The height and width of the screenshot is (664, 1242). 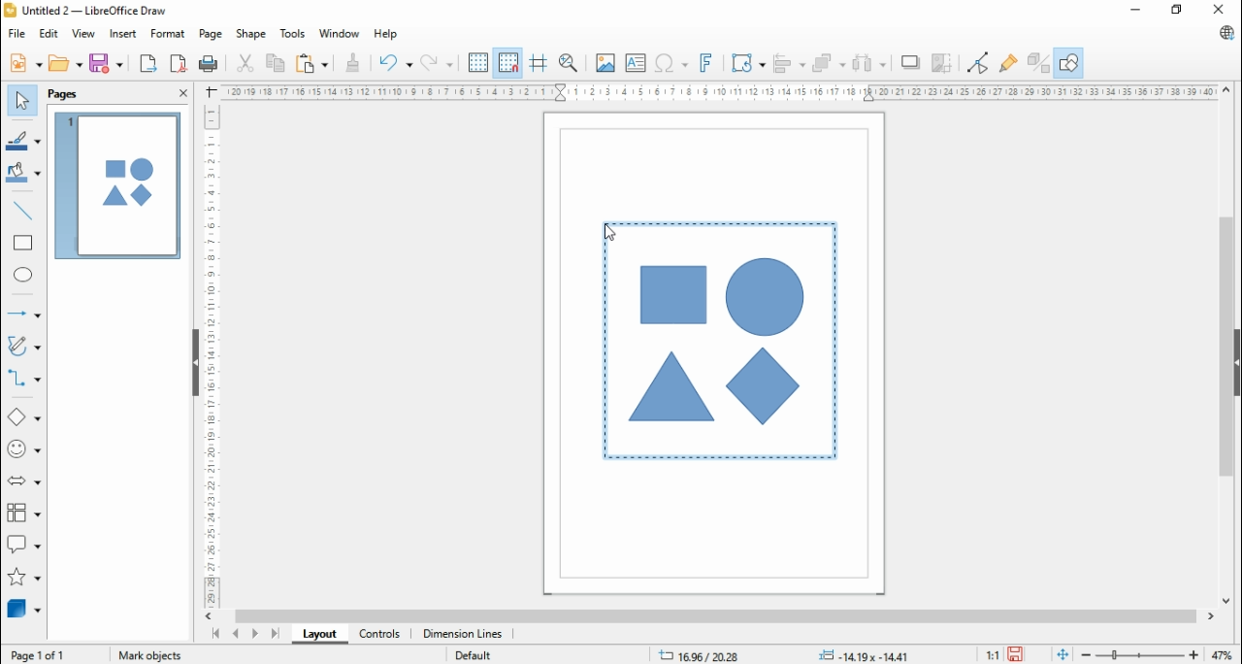 What do you see at coordinates (538, 62) in the screenshot?
I see `helplines while moving` at bounding box center [538, 62].